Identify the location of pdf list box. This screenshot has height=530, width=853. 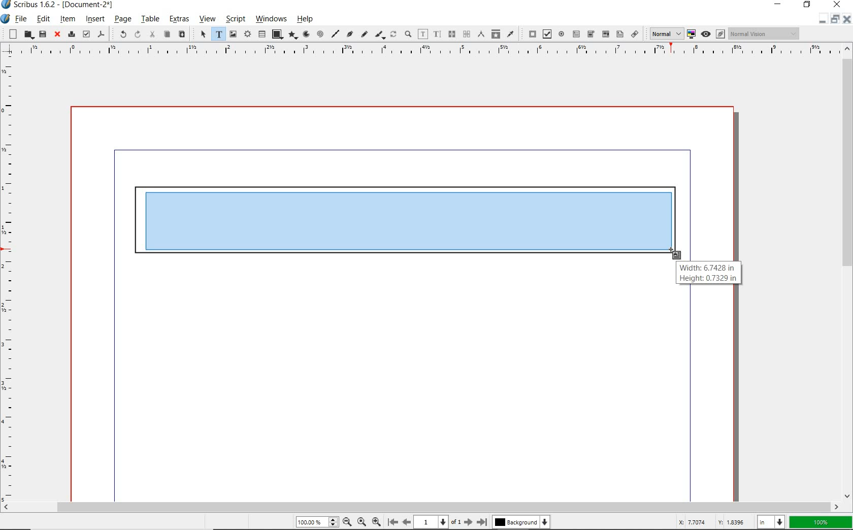
(619, 34).